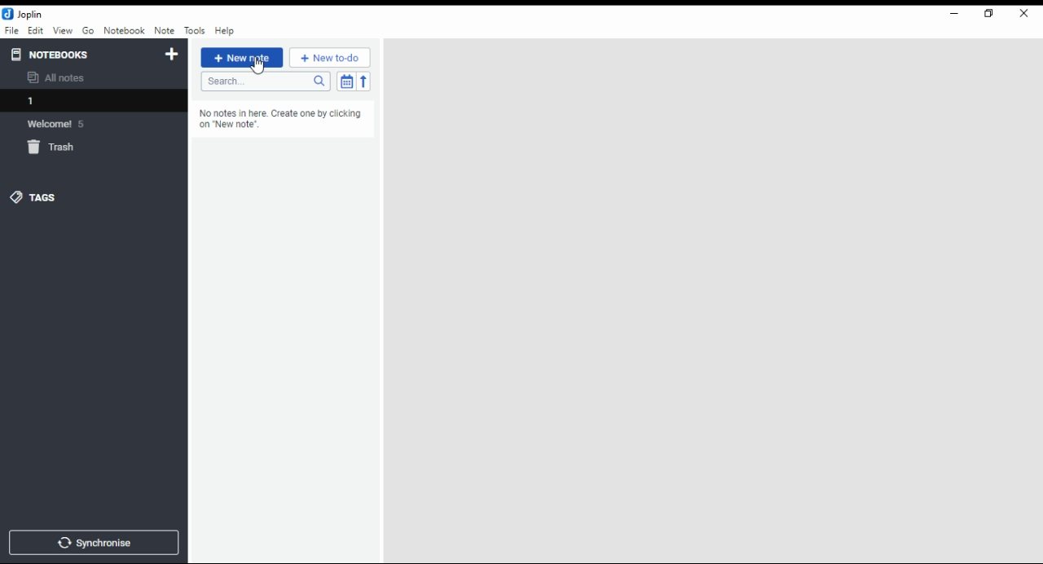 The width and height of the screenshot is (1043, 564). What do you see at coordinates (365, 81) in the screenshot?
I see `reverse sort order` at bounding box center [365, 81].